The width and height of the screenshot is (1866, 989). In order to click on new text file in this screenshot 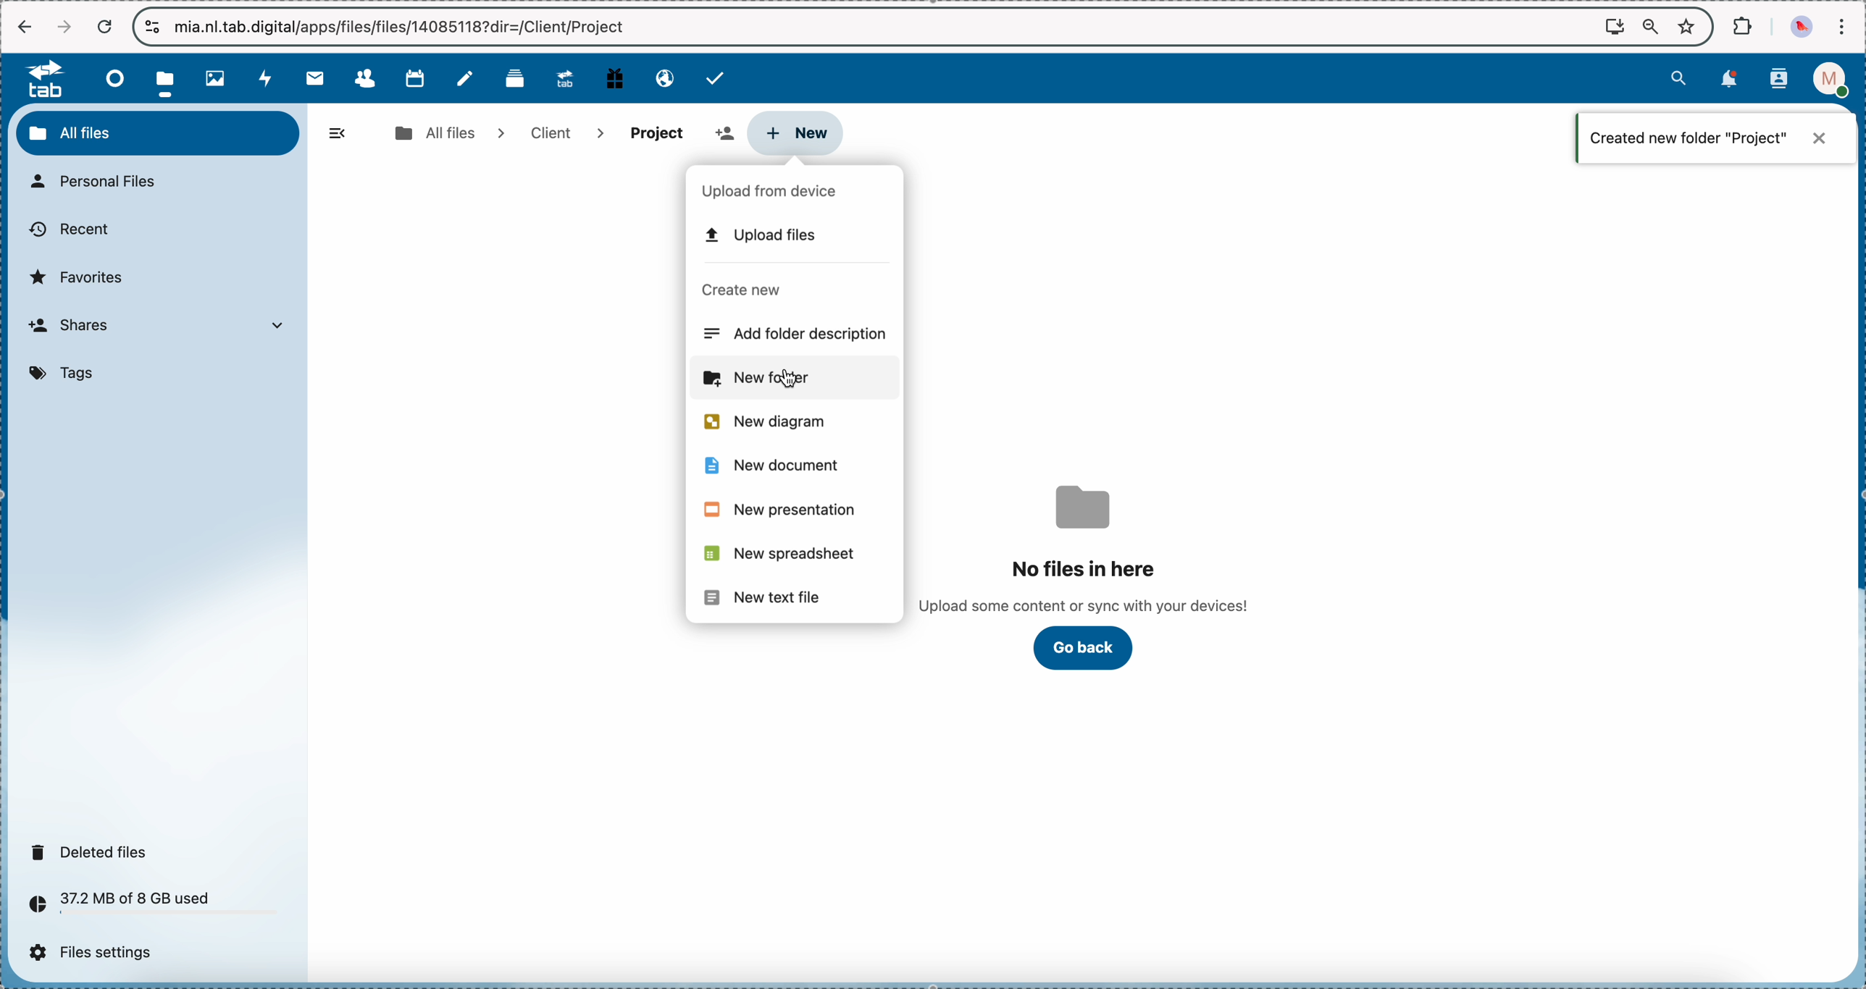, I will do `click(760, 596)`.